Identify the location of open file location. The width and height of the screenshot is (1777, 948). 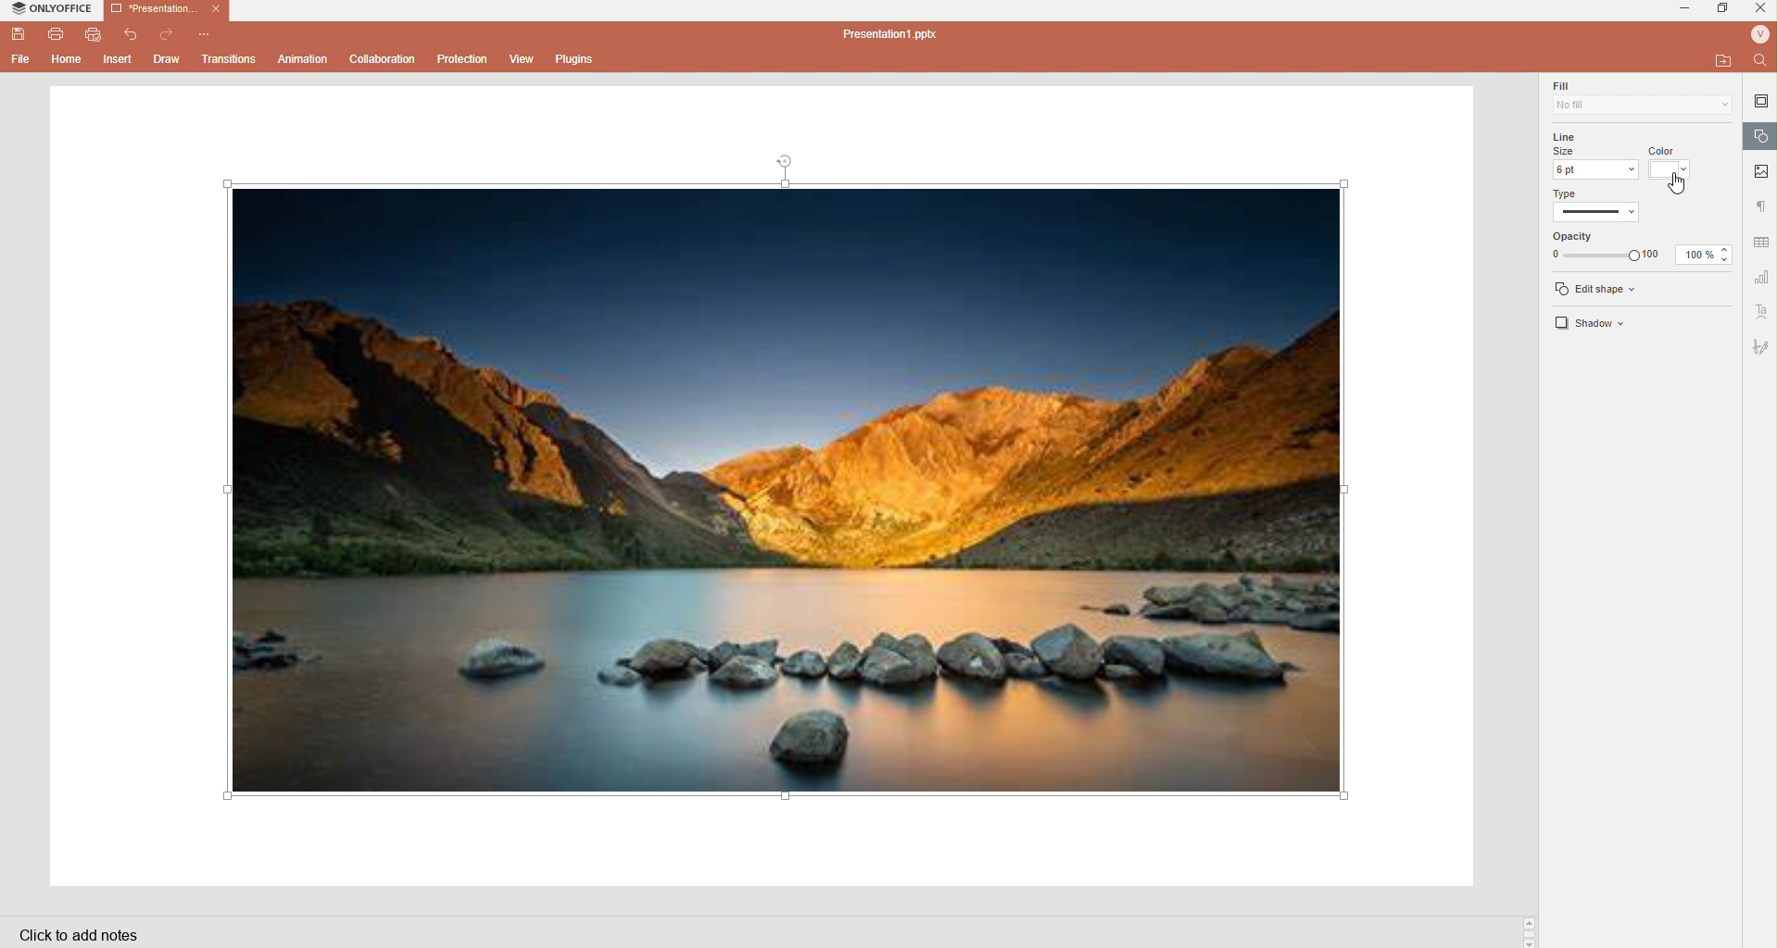
(1721, 60).